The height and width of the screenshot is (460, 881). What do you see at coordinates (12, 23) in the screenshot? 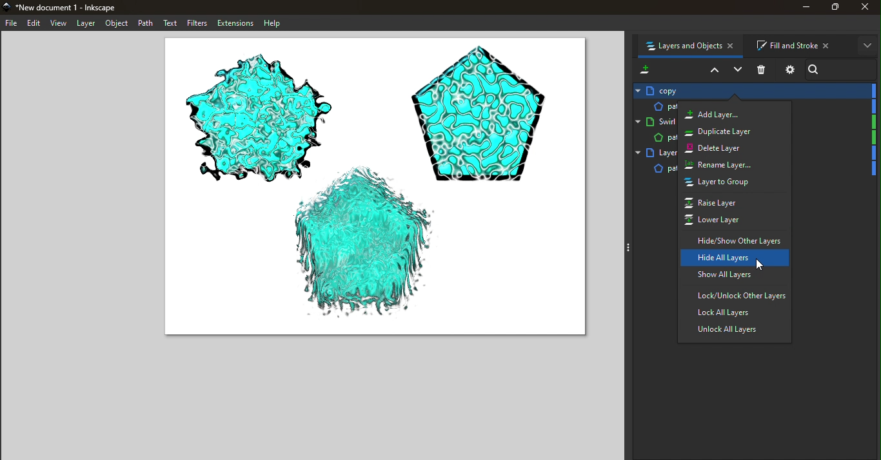
I see `File` at bounding box center [12, 23].